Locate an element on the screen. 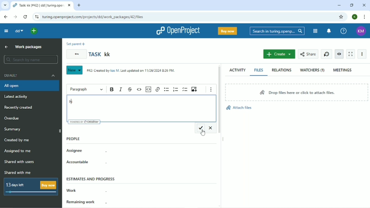 Image resolution: width=370 pixels, height=208 pixels. hi is located at coordinates (73, 102).